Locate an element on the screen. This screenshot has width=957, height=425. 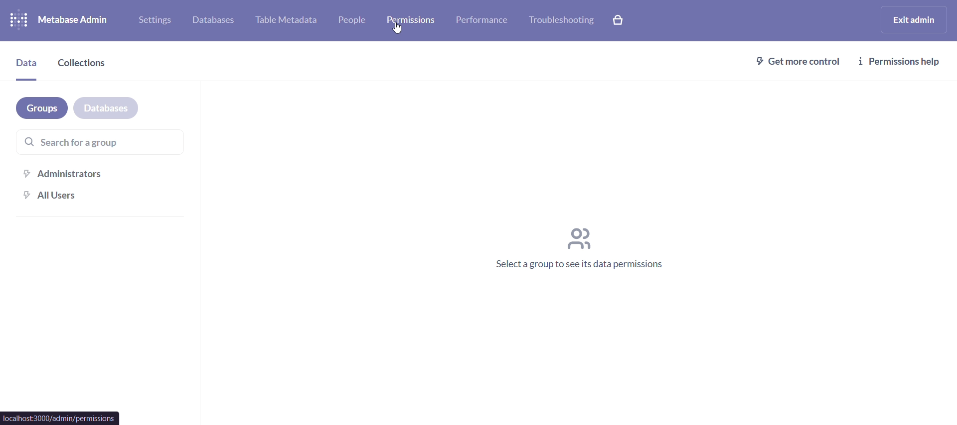
trobleshooting is located at coordinates (560, 21).